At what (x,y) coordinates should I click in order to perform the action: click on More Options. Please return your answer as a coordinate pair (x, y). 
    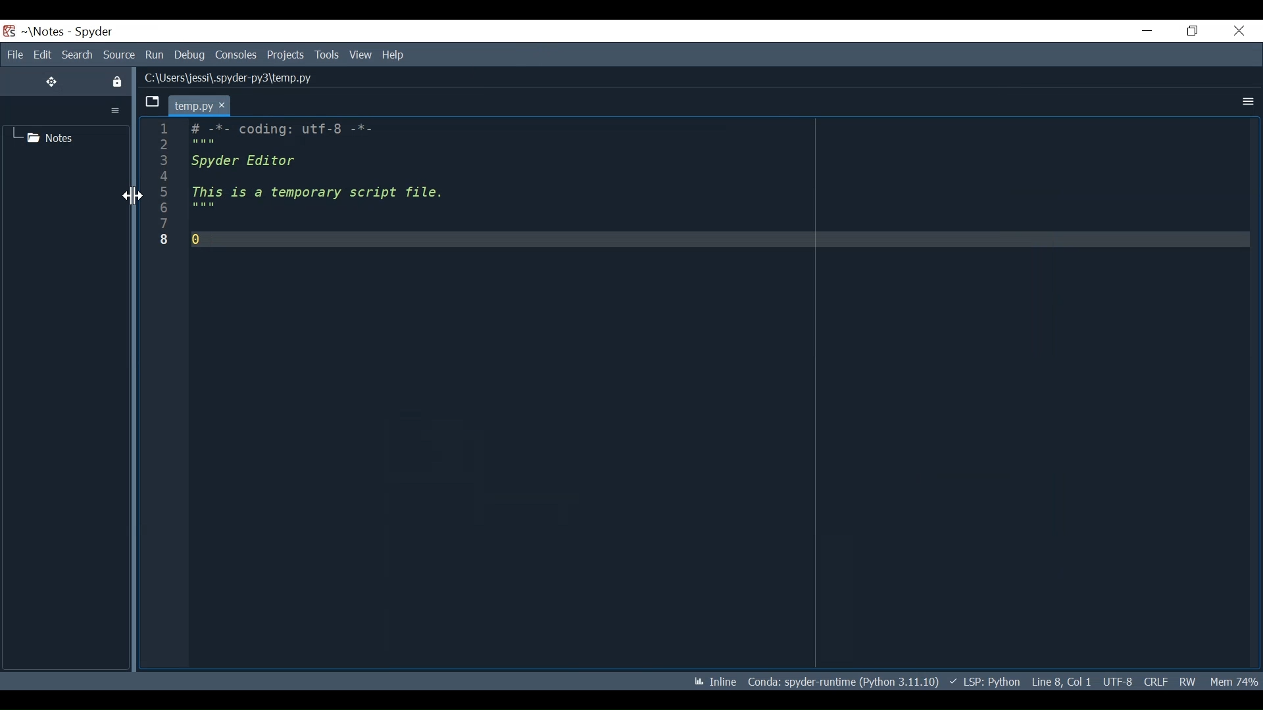
    Looking at the image, I should click on (1247, 97).